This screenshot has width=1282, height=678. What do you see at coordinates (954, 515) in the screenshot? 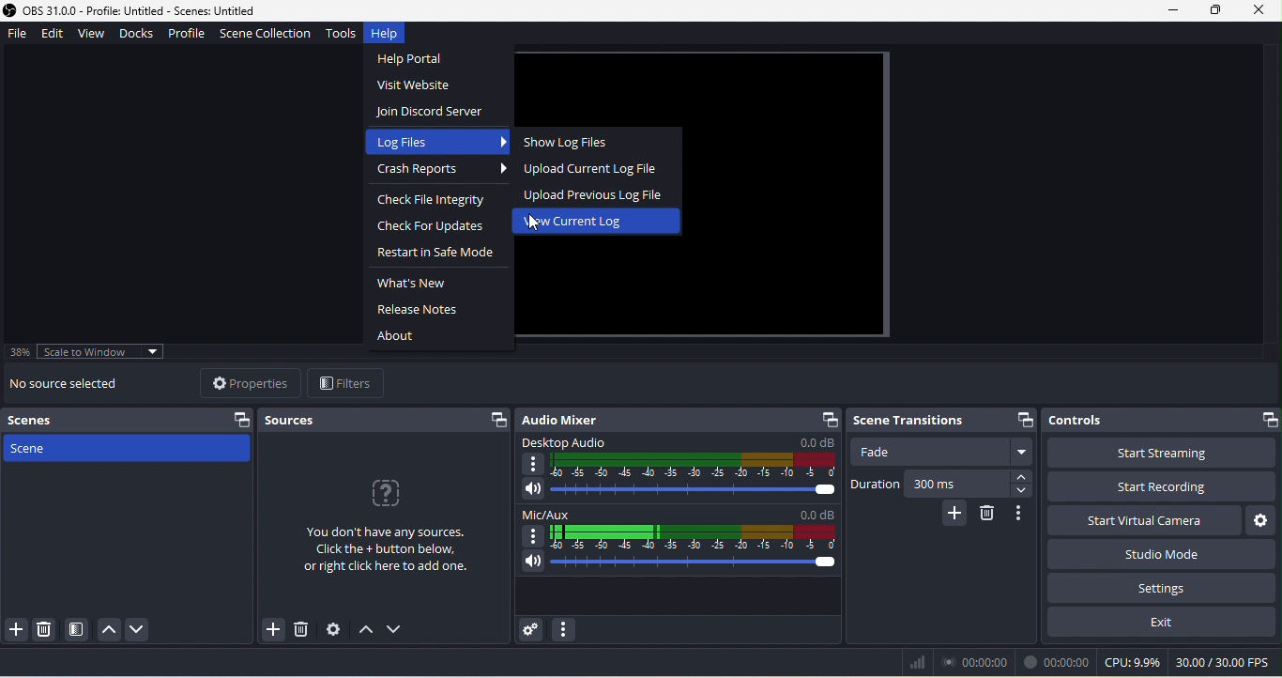
I see `add configurable transition` at bounding box center [954, 515].